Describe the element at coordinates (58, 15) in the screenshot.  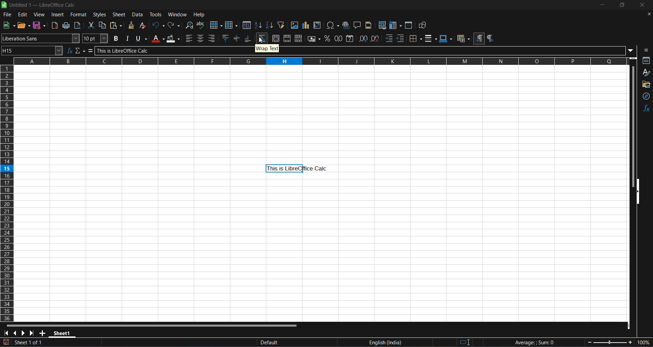
I see `insert` at that location.